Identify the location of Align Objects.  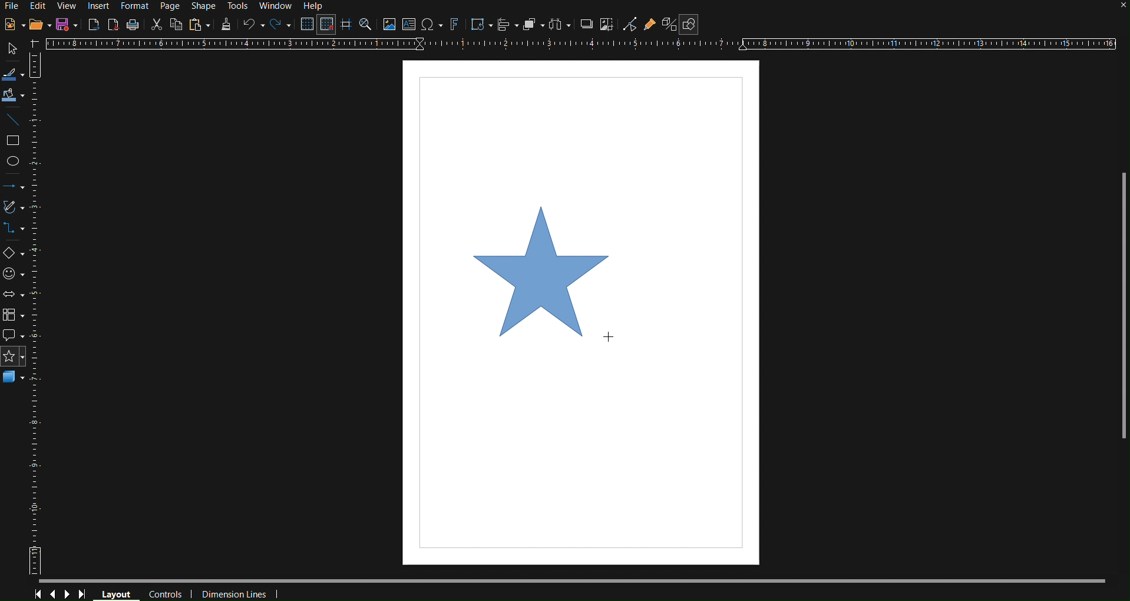
(505, 26).